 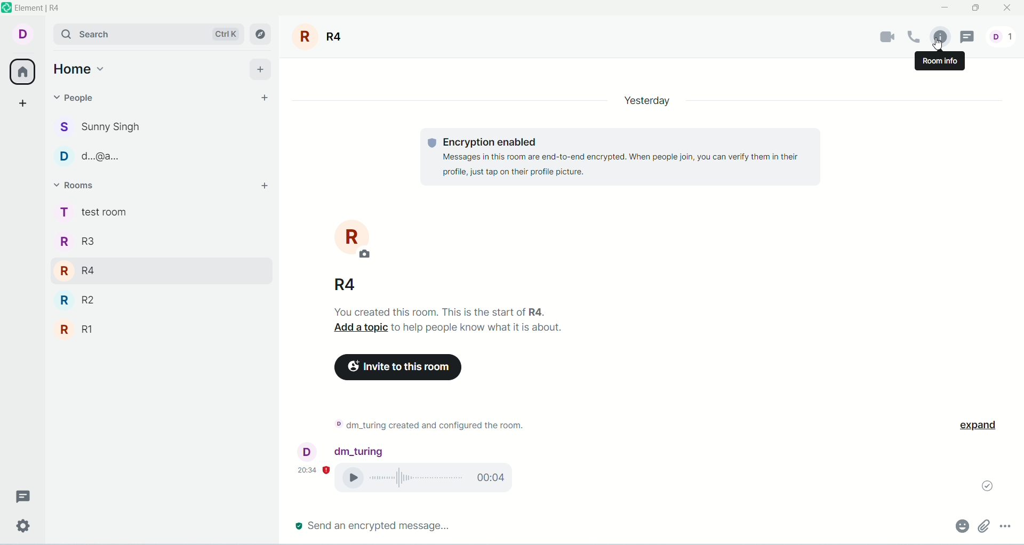 I want to click on voice call, so click(x=916, y=37).